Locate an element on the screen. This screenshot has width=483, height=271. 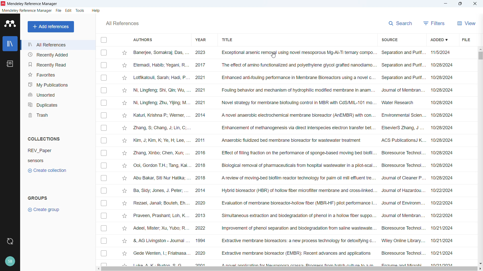
Click to starmark individual entries  is located at coordinates (124, 52).